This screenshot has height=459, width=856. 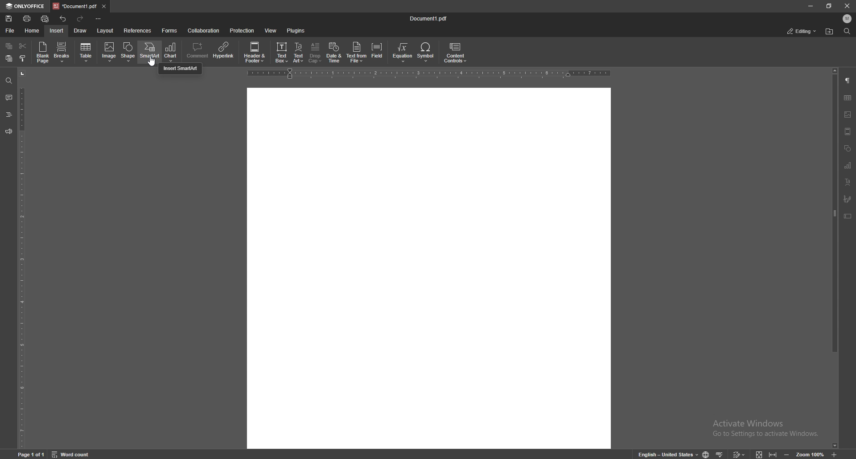 I want to click on comment, so click(x=198, y=51).